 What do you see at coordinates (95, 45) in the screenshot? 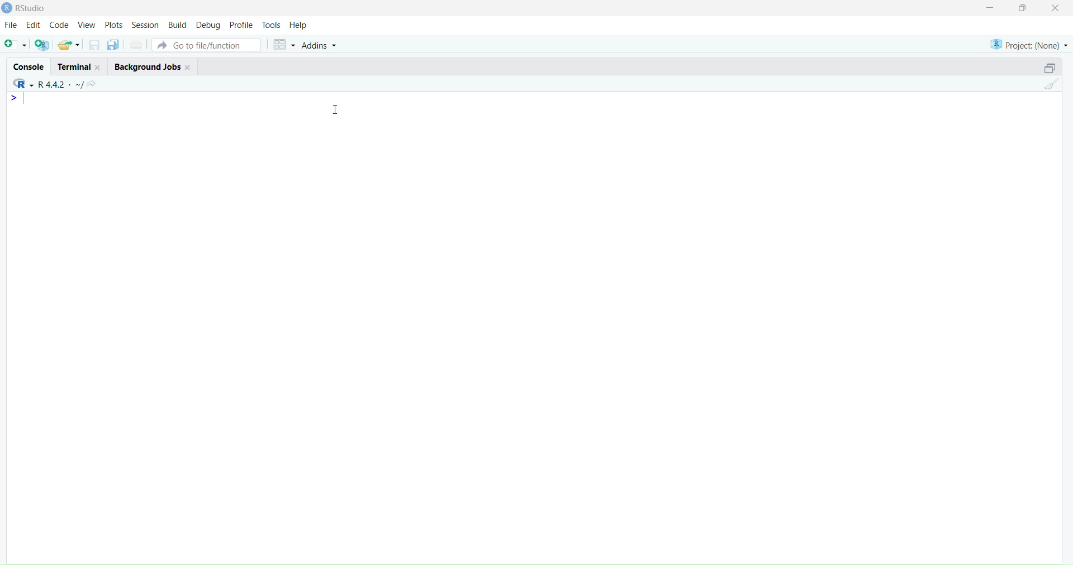
I see `Save ` at bounding box center [95, 45].